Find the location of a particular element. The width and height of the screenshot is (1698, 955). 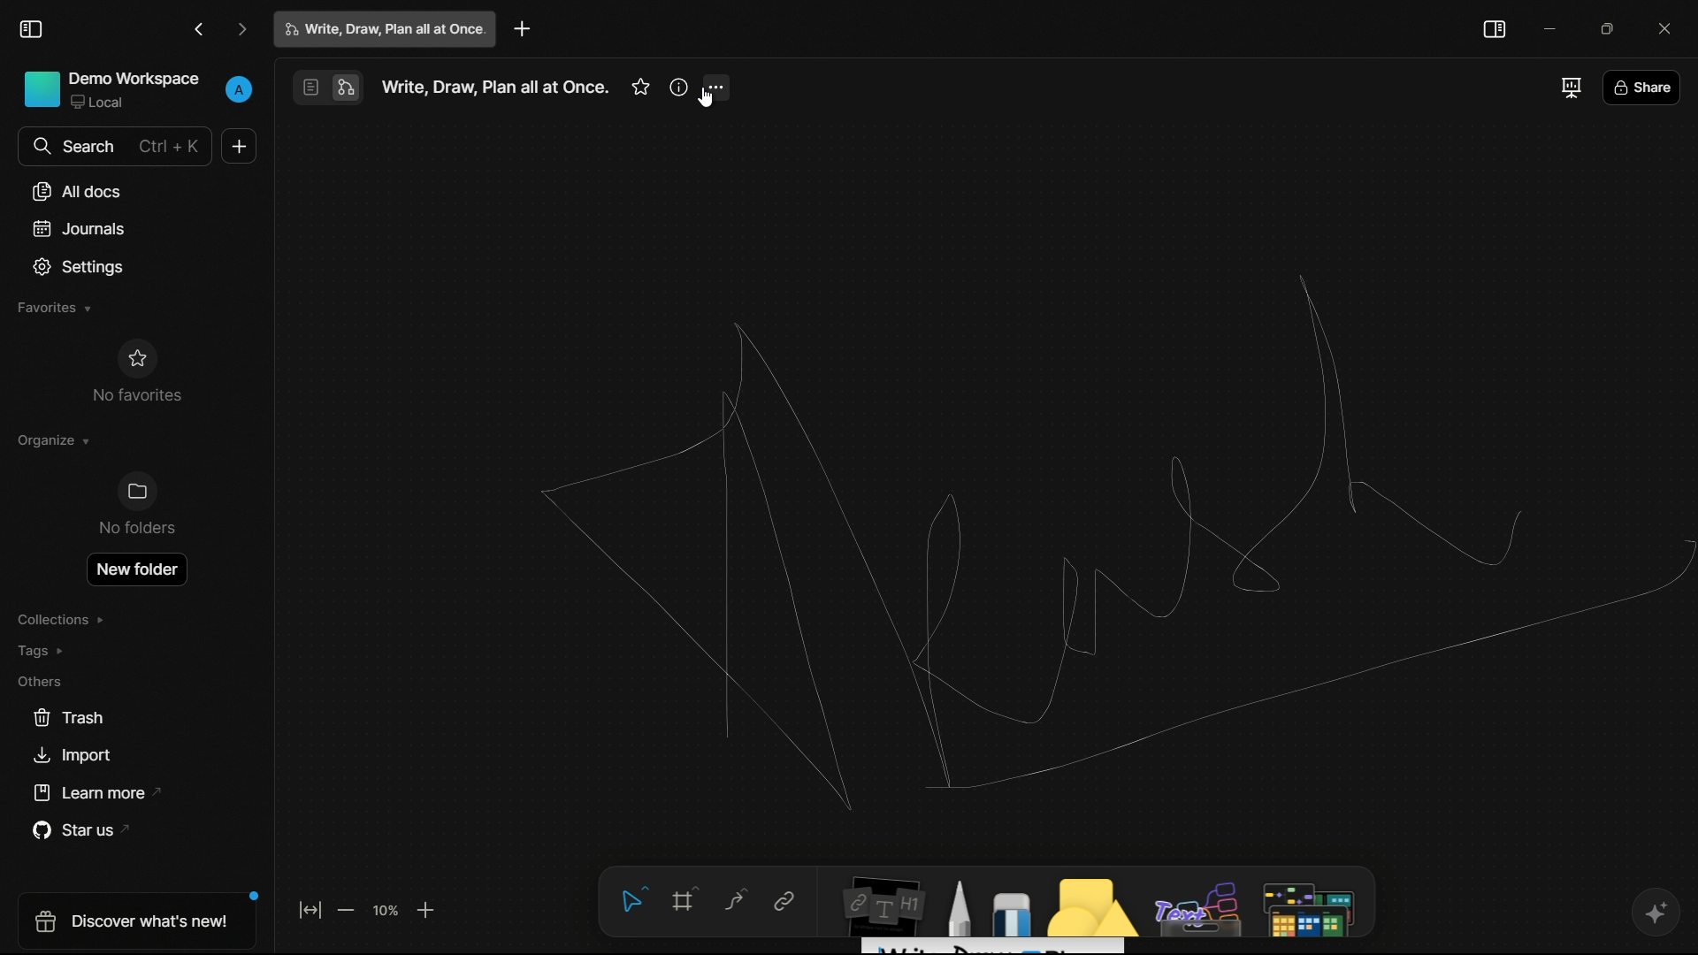

go back is located at coordinates (201, 31).